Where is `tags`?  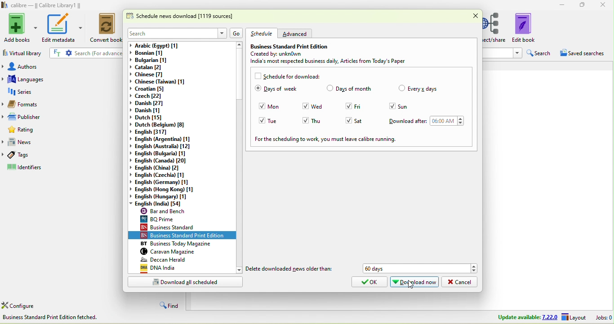
tags is located at coordinates (63, 157).